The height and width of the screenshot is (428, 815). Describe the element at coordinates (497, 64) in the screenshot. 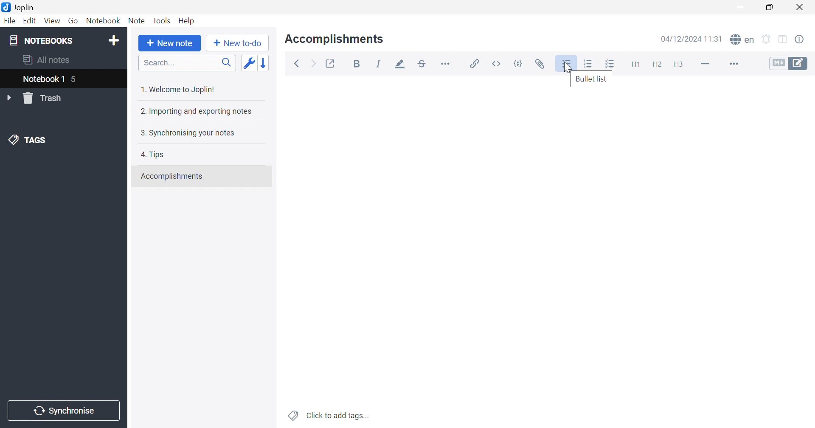

I see `inline code` at that location.